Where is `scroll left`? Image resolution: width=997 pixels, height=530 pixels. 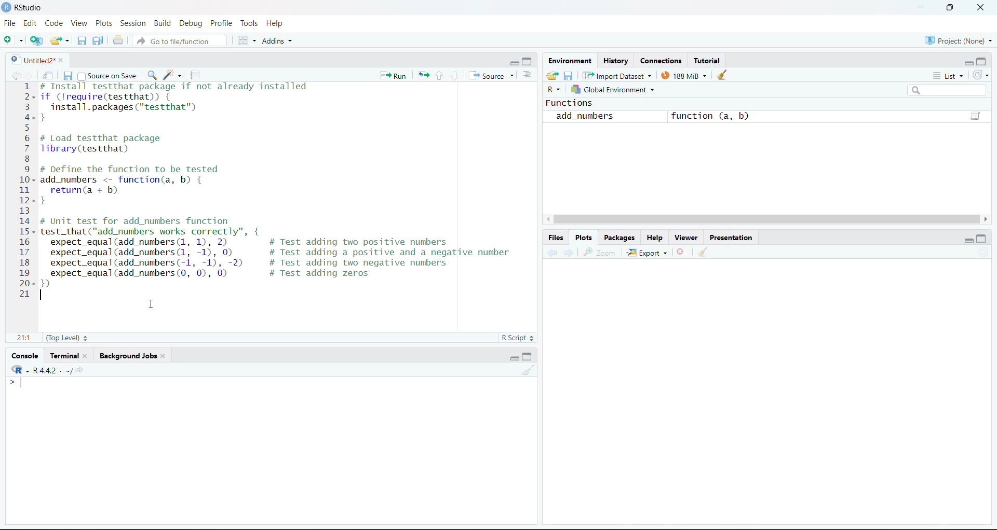
scroll left is located at coordinates (548, 219).